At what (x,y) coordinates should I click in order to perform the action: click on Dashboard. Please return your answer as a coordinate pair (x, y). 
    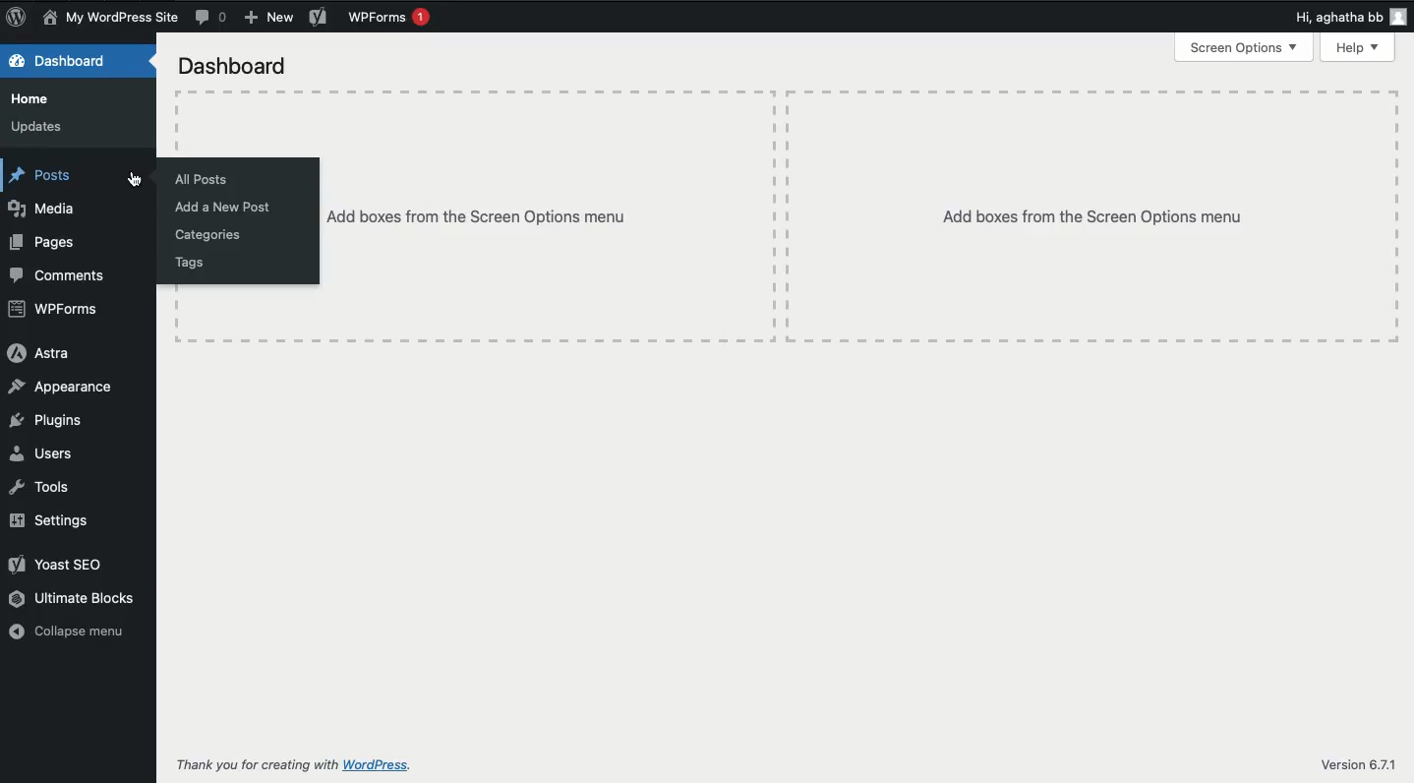
    Looking at the image, I should click on (234, 68).